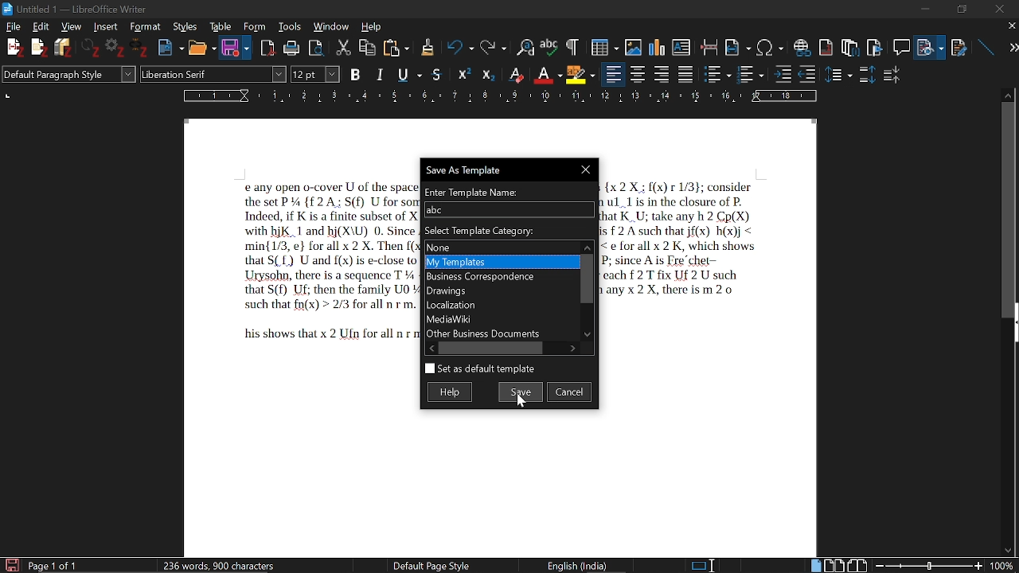 The height and width of the screenshot is (573, 1019). What do you see at coordinates (14, 48) in the screenshot?
I see `New File` at bounding box center [14, 48].